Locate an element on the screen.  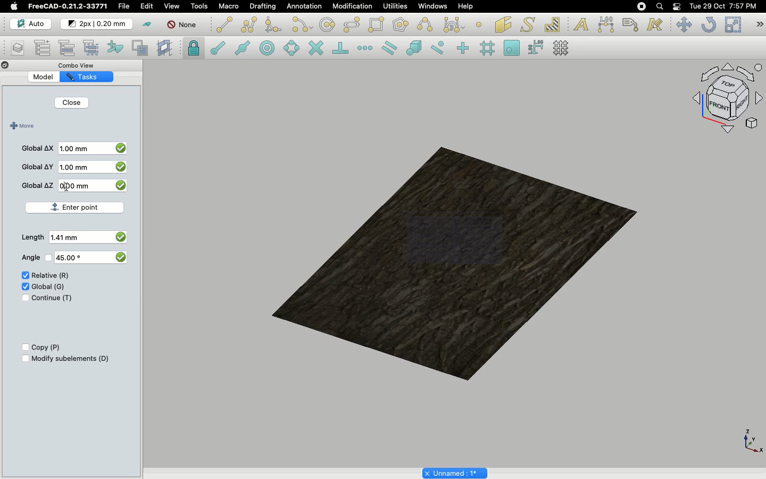
File is located at coordinates (124, 6).